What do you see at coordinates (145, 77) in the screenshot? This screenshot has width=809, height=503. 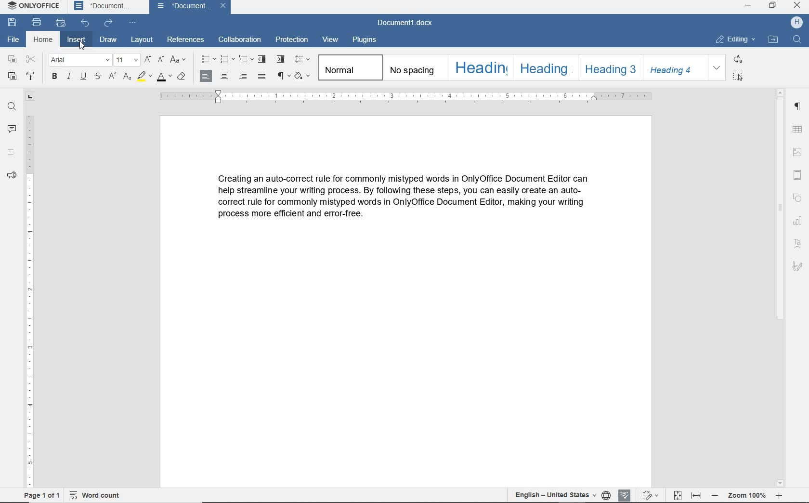 I see `highlight color` at bounding box center [145, 77].